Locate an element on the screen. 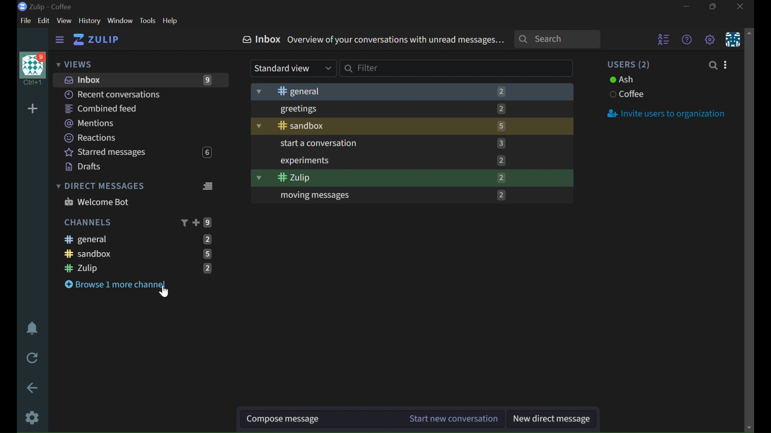 Image resolution: width=771 pixels, height=433 pixels. VIEWS is located at coordinates (74, 63).